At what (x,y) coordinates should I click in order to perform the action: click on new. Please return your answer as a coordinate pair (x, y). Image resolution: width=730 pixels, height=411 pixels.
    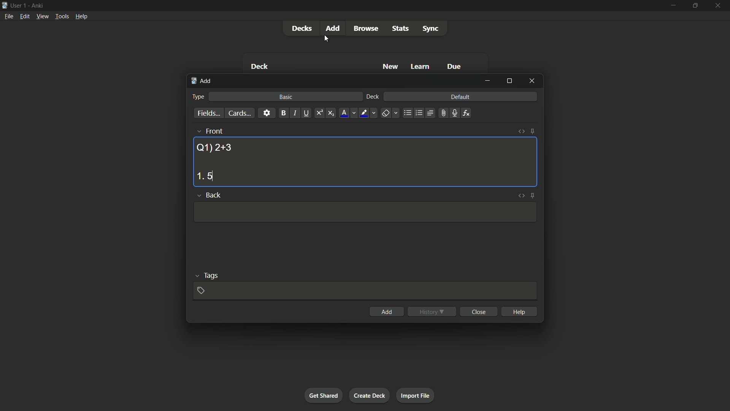
    Looking at the image, I should click on (391, 66).